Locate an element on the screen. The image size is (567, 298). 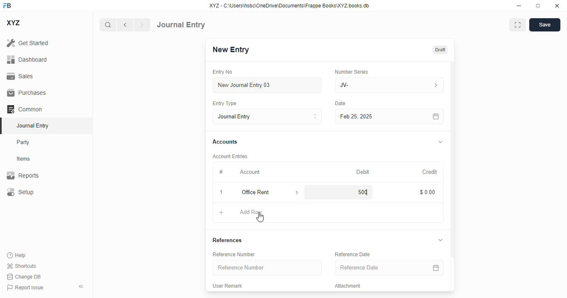
toggle expand/collapse is located at coordinates (441, 142).